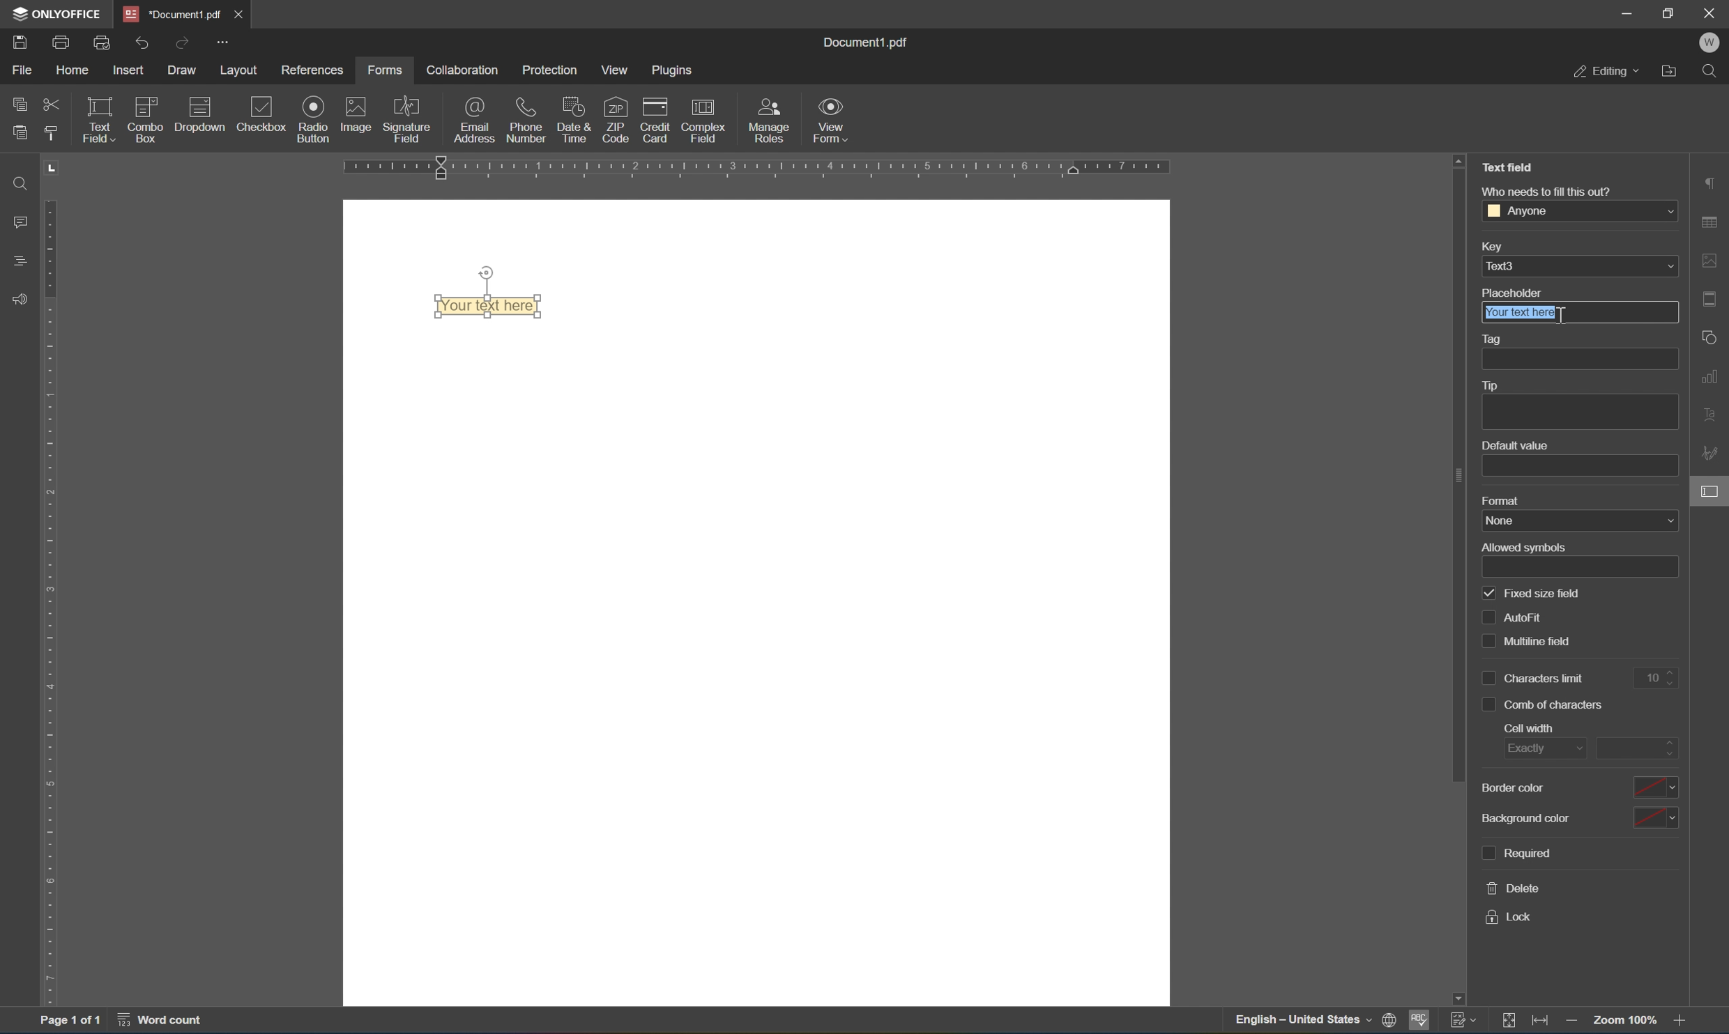 The height and width of the screenshot is (1034, 1729). What do you see at coordinates (1712, 494) in the screenshot?
I see `cursor` at bounding box center [1712, 494].